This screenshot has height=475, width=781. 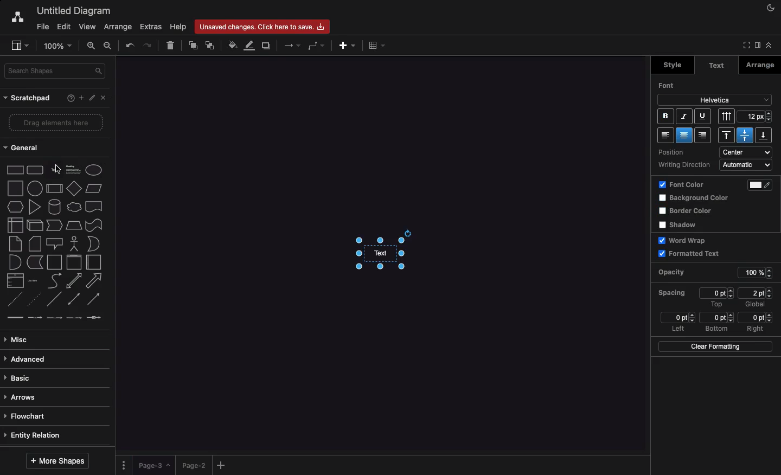 I want to click on Right, so click(x=757, y=329).